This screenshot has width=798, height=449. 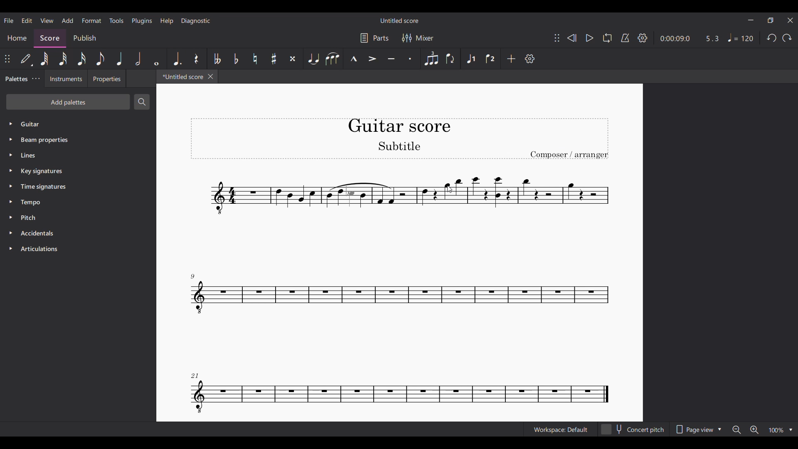 I want to click on Page view options, so click(x=699, y=429).